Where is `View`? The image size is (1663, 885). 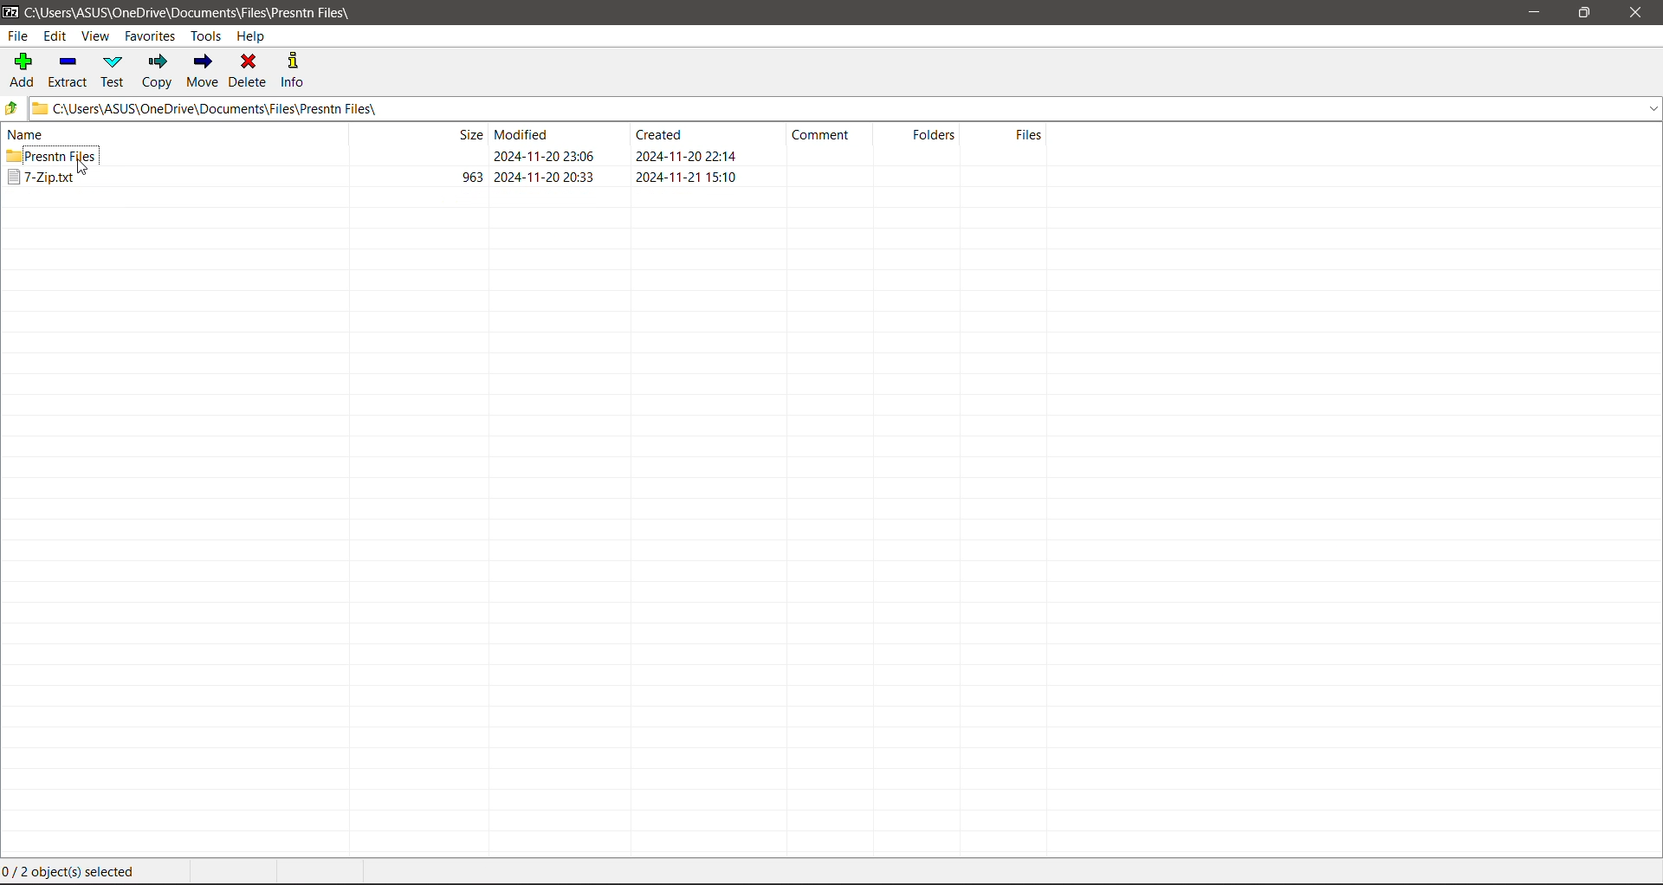 View is located at coordinates (96, 37).